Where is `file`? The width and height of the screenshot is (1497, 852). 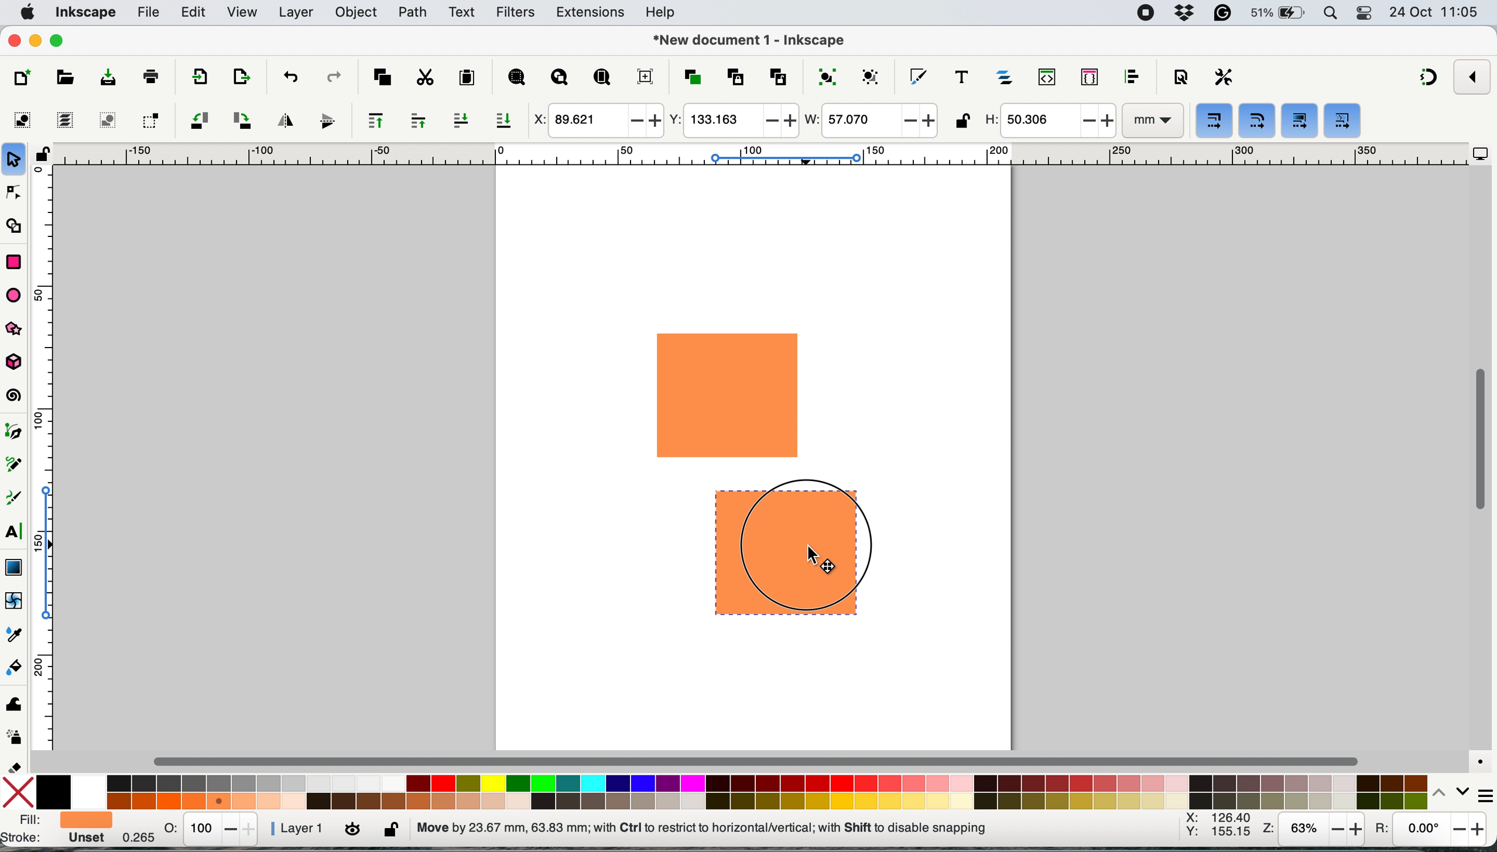
file is located at coordinates (147, 13).